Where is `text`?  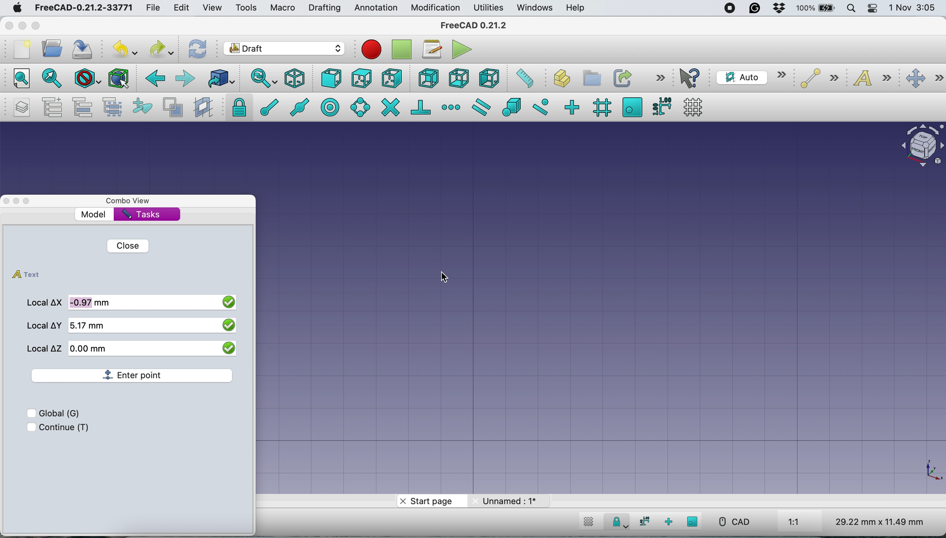
text is located at coordinates (870, 78).